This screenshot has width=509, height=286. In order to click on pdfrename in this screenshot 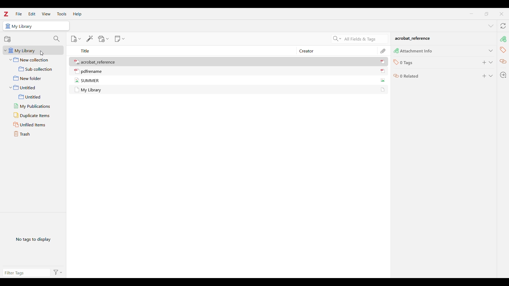, I will do `click(92, 71)`.